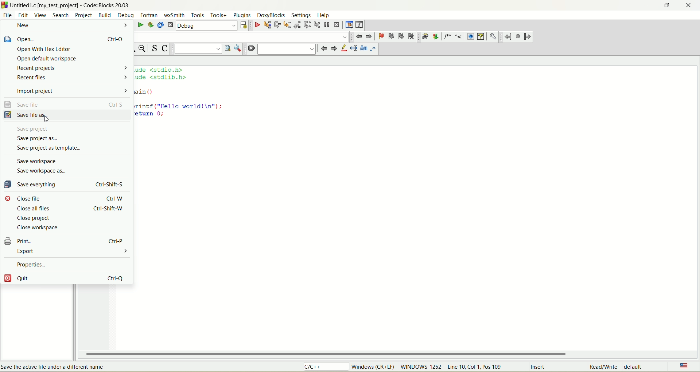  Describe the element at coordinates (73, 68) in the screenshot. I see `recent projects` at that location.